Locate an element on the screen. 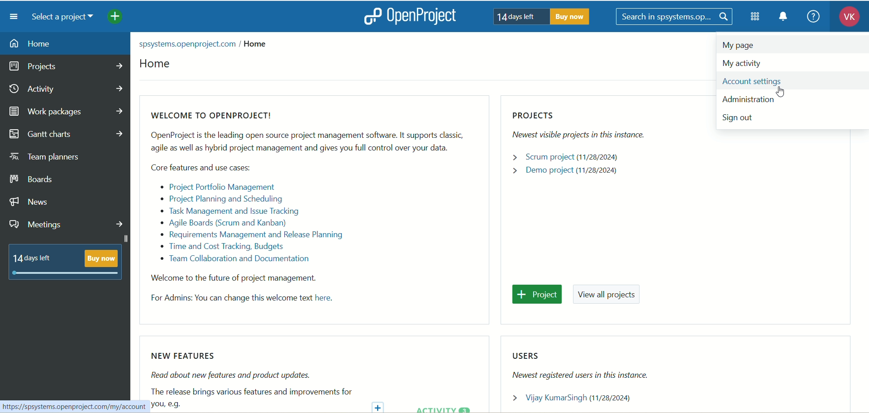 The image size is (869, 413). text is located at coordinates (583, 365).